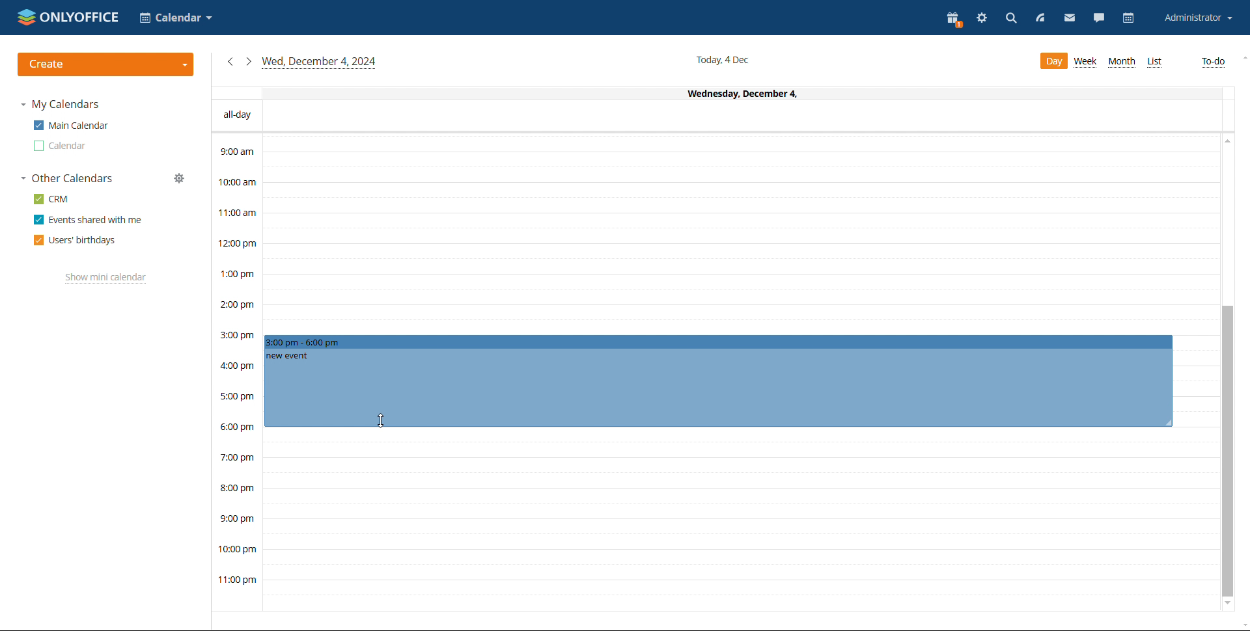  I want to click on mail, so click(1068, 18).